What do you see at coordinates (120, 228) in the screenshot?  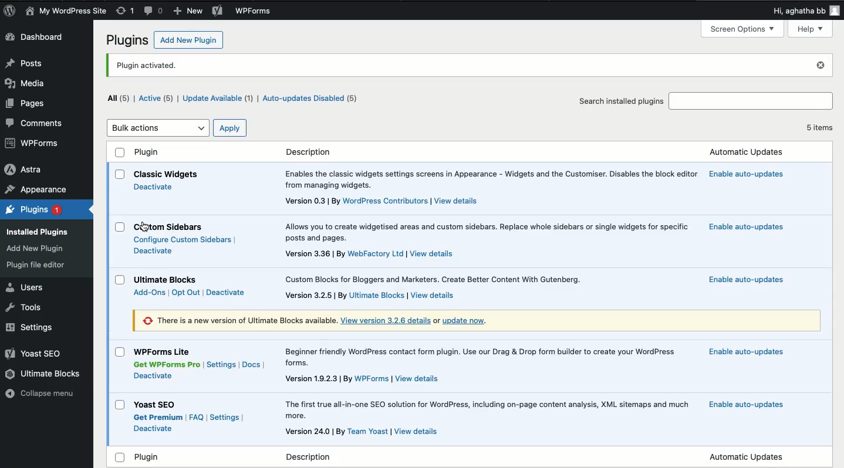 I see `checkbox` at bounding box center [120, 228].